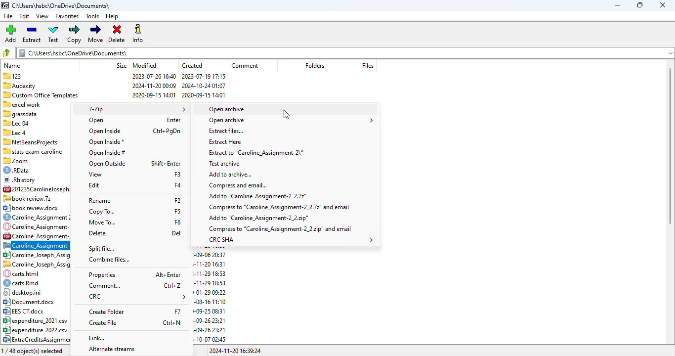  What do you see at coordinates (97, 233) in the screenshot?
I see `delete` at bounding box center [97, 233].